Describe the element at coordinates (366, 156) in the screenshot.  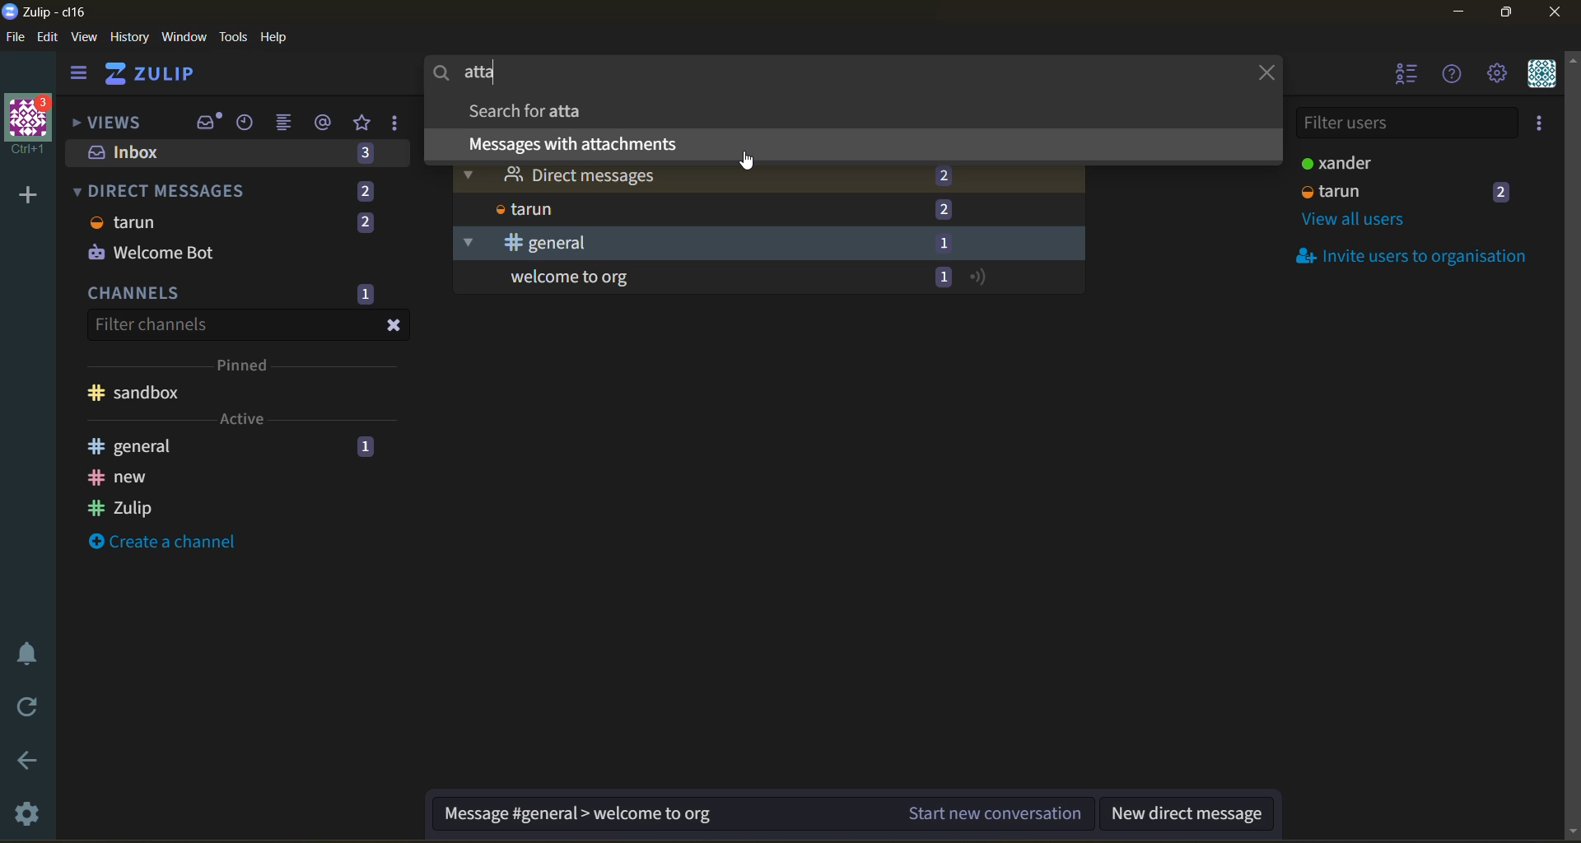
I see `3` at that location.